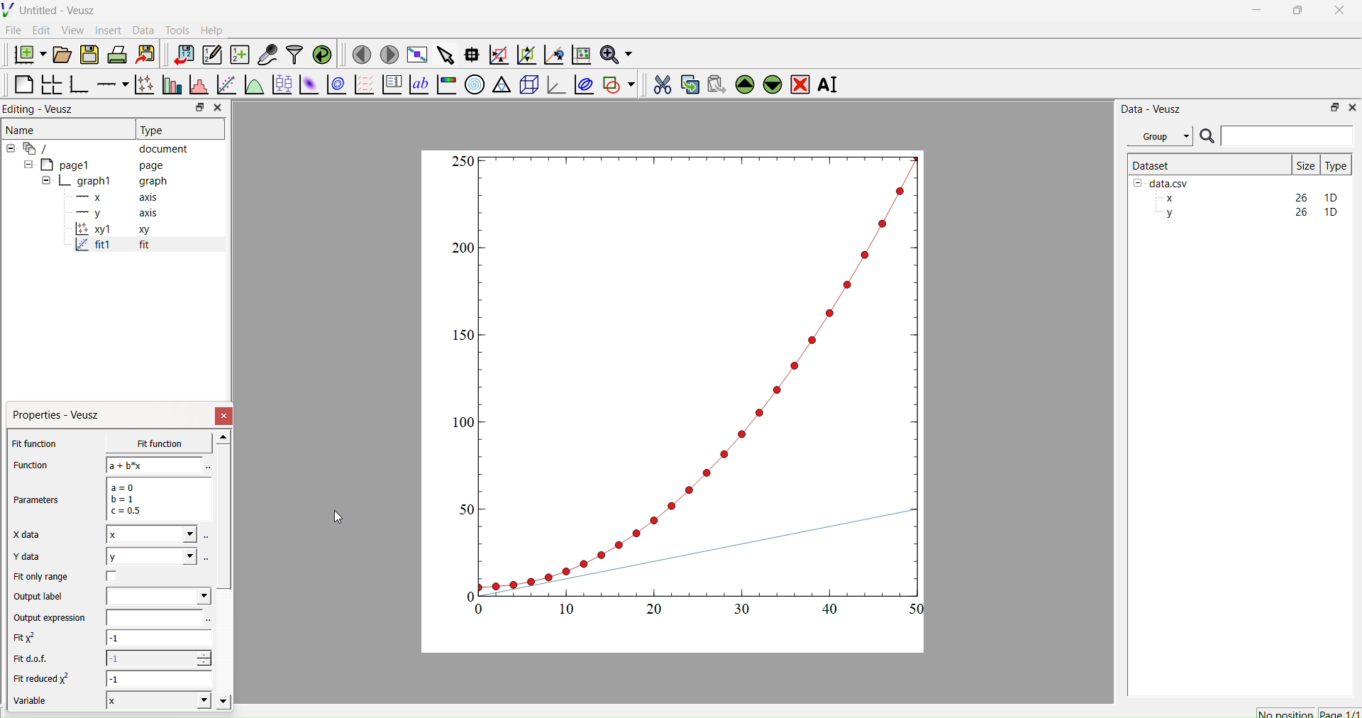  What do you see at coordinates (527, 82) in the screenshot?
I see `3d scene` at bounding box center [527, 82].